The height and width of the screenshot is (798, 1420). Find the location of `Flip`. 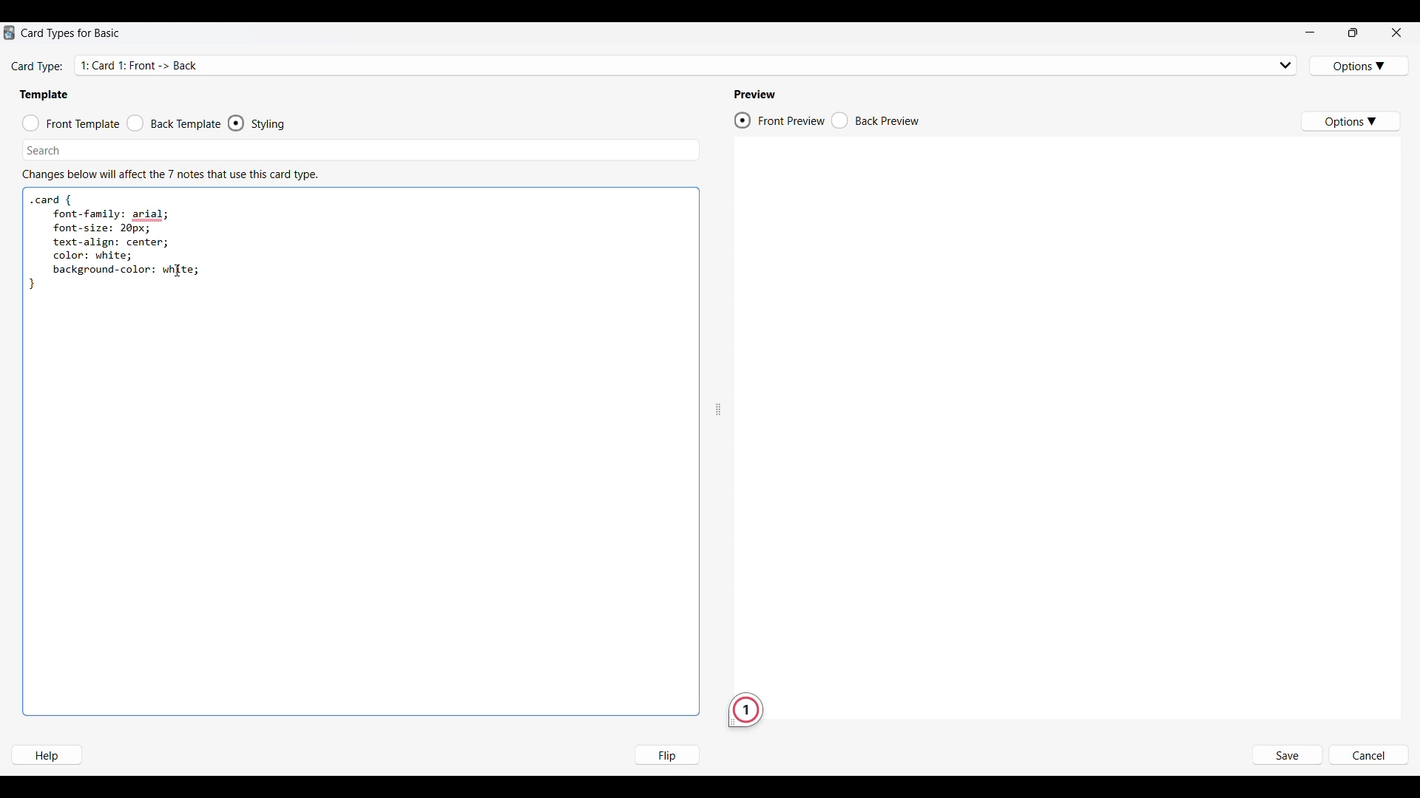

Flip is located at coordinates (666, 754).